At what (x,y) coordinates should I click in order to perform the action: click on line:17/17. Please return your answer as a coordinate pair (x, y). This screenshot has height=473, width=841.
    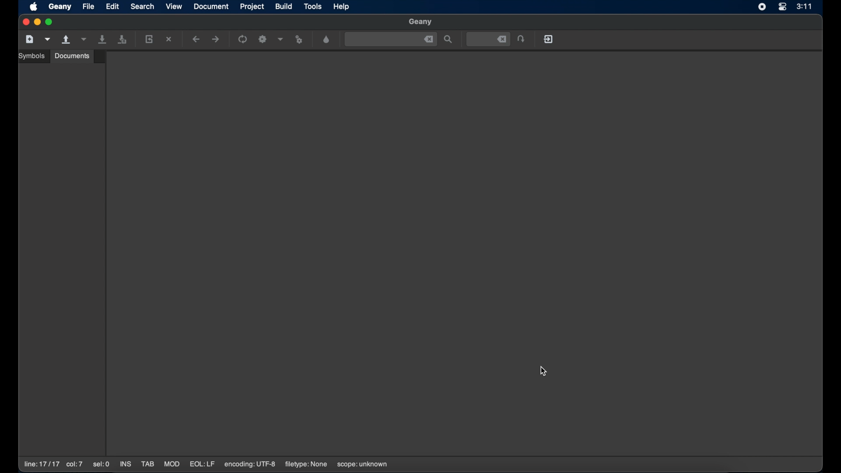
    Looking at the image, I should click on (41, 464).